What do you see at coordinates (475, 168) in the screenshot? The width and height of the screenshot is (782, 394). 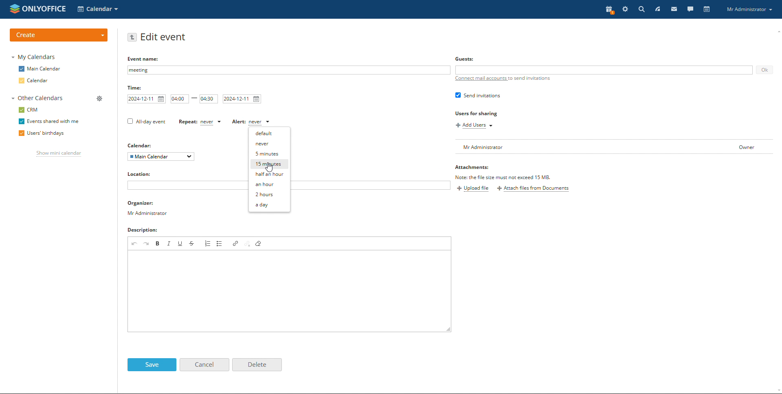 I see `Attachments:` at bounding box center [475, 168].